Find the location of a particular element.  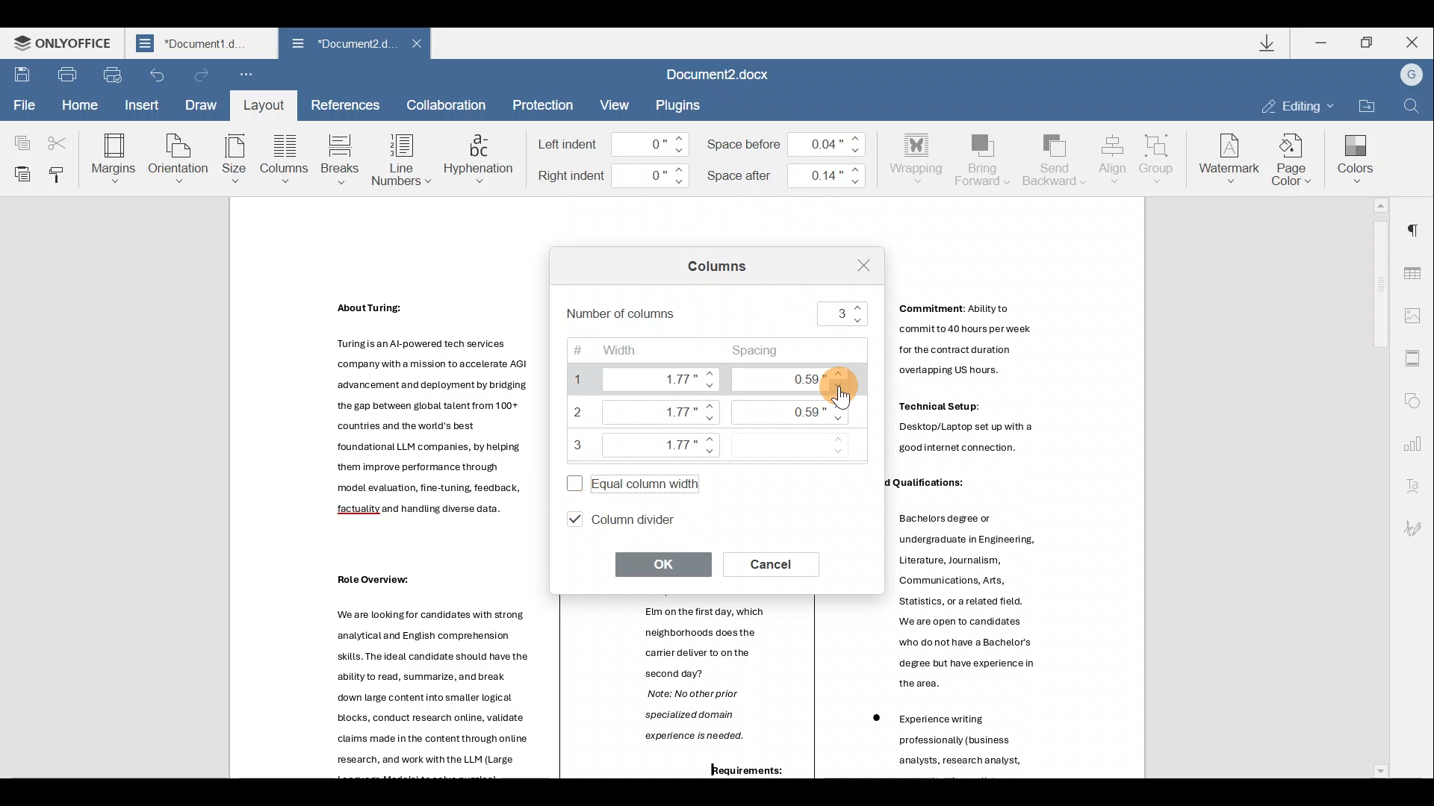

Home is located at coordinates (79, 104).